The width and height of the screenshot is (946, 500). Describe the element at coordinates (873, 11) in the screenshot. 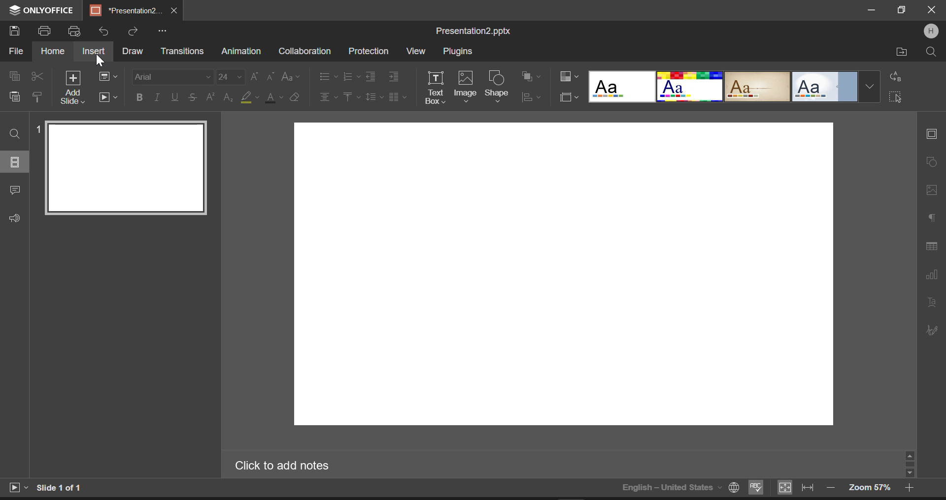

I see `Restore Down` at that location.